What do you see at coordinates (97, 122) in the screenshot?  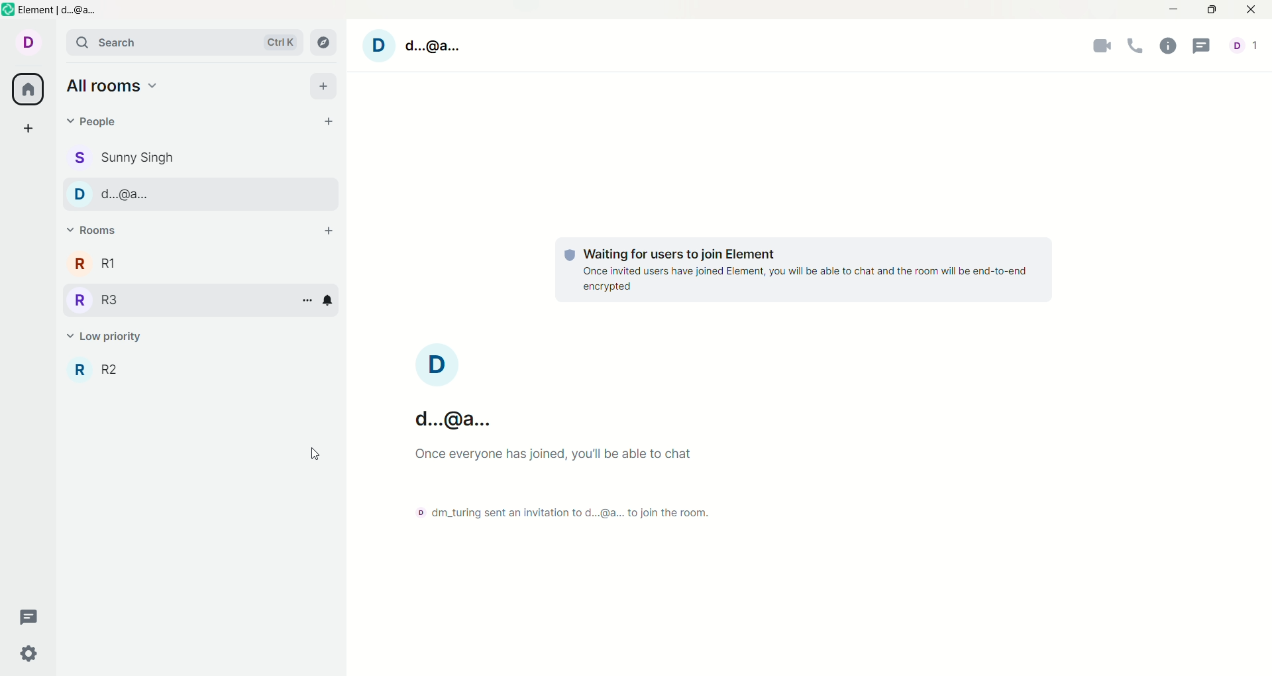 I see `people` at bounding box center [97, 122].